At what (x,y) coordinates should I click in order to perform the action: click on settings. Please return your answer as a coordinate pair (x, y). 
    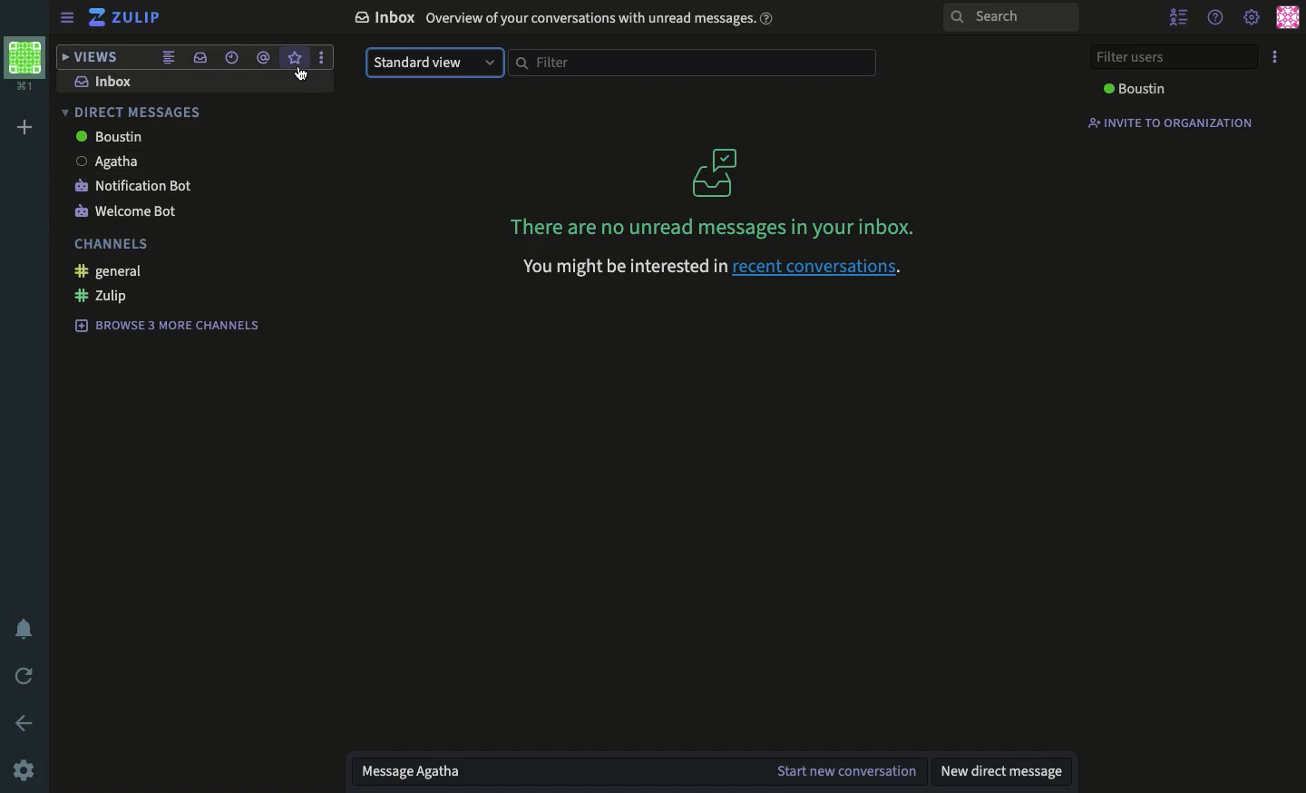
    Looking at the image, I should click on (1250, 18).